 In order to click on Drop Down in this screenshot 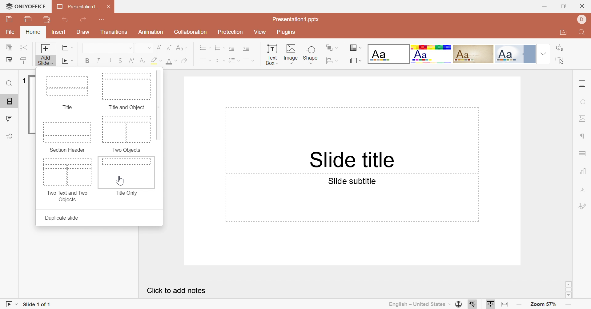, I will do `click(543, 54)`.